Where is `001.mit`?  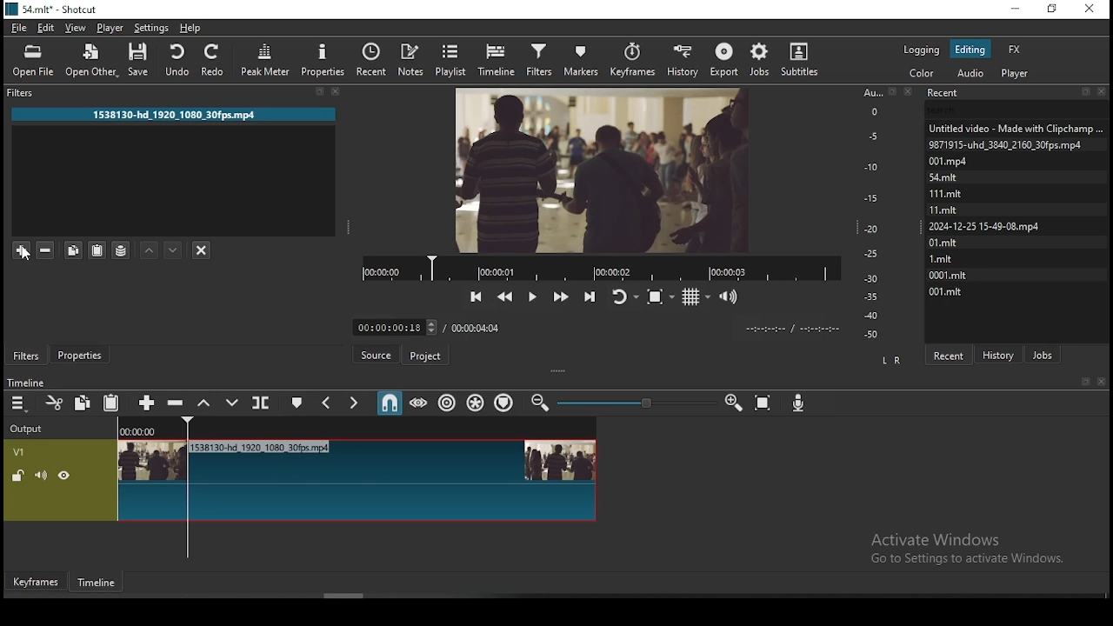
001.mit is located at coordinates (946, 290).